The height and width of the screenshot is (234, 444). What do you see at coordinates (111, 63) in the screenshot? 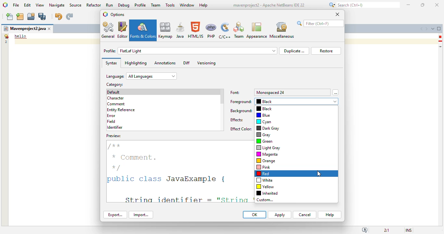
I see `syntax` at bounding box center [111, 63].